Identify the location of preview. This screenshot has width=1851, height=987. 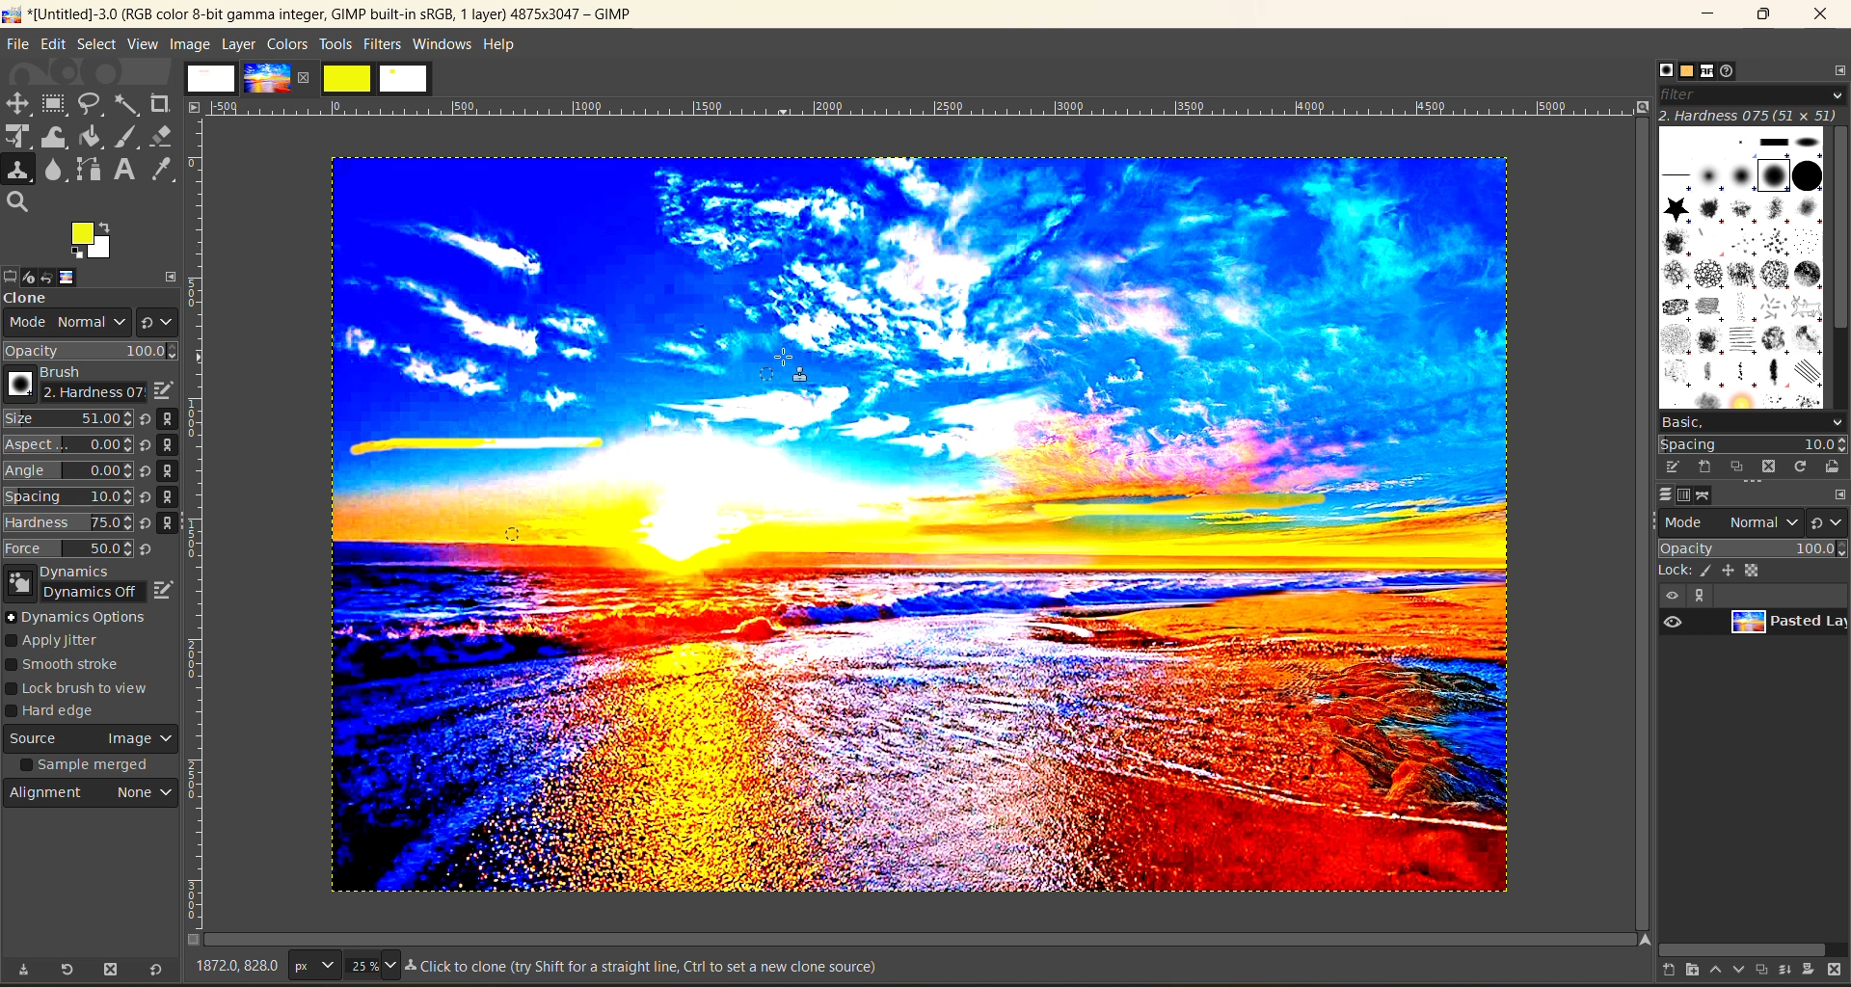
(1676, 623).